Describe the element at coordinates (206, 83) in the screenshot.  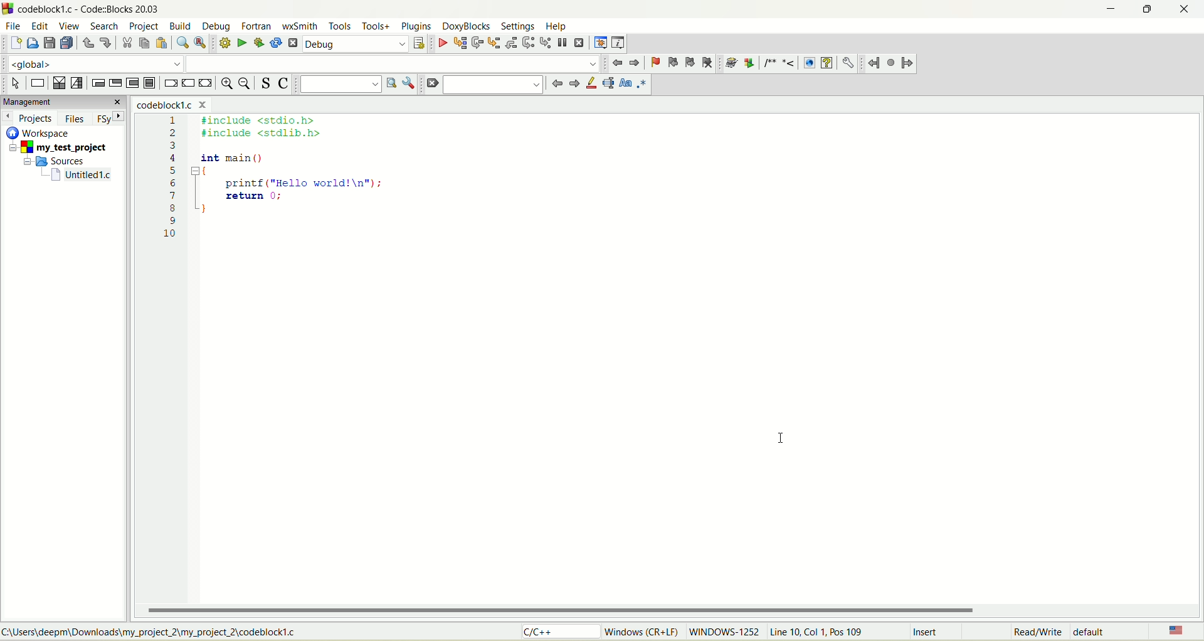
I see `return instruction` at that location.